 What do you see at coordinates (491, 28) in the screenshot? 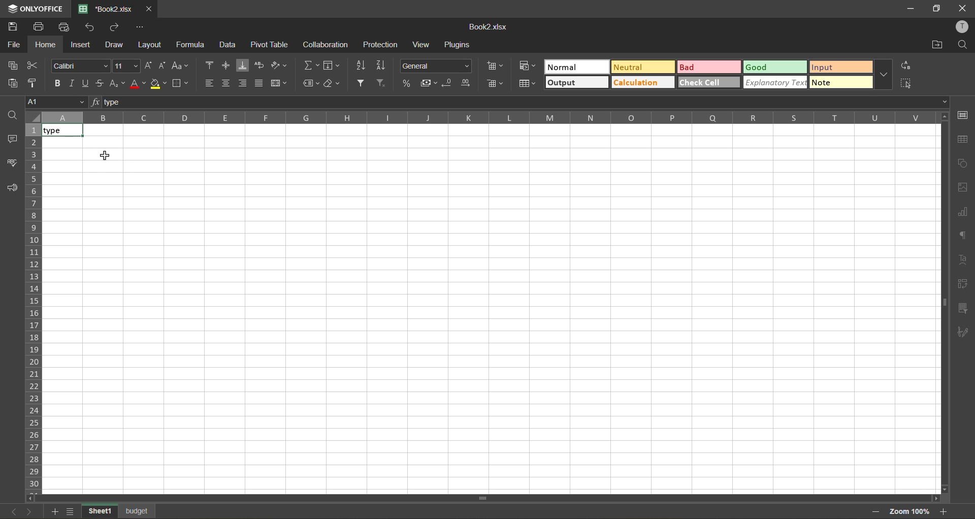
I see `filename` at bounding box center [491, 28].